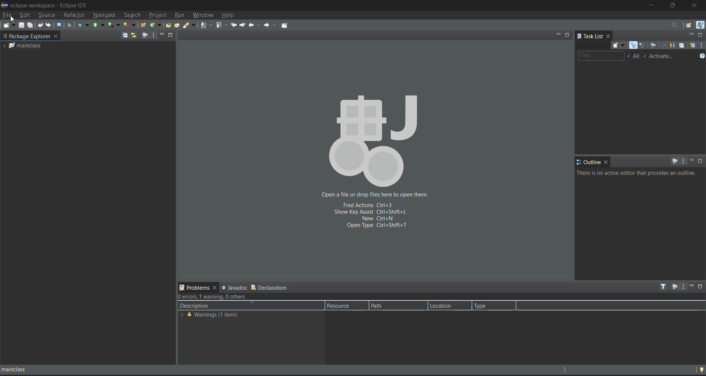 The image size is (706, 376). Describe the element at coordinates (653, 45) in the screenshot. I see `focus on workweek` at that location.